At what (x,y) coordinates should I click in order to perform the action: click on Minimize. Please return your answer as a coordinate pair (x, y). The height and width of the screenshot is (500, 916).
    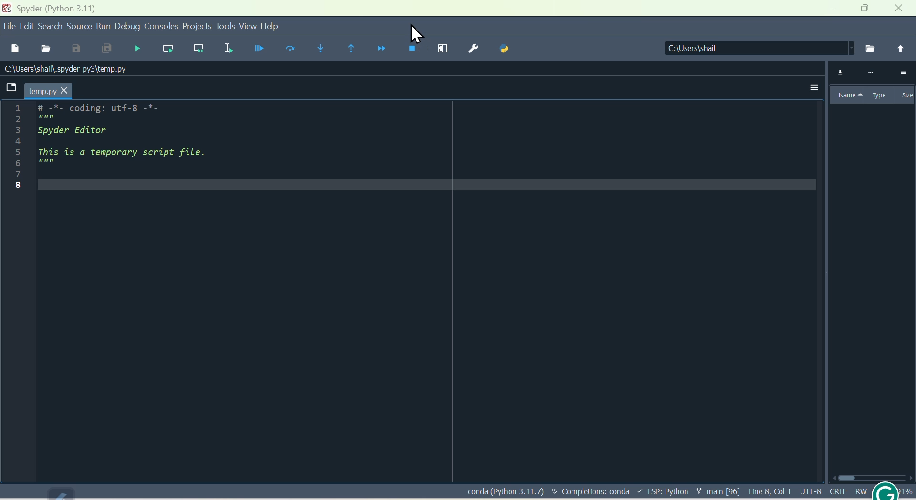
    Looking at the image, I should click on (834, 10).